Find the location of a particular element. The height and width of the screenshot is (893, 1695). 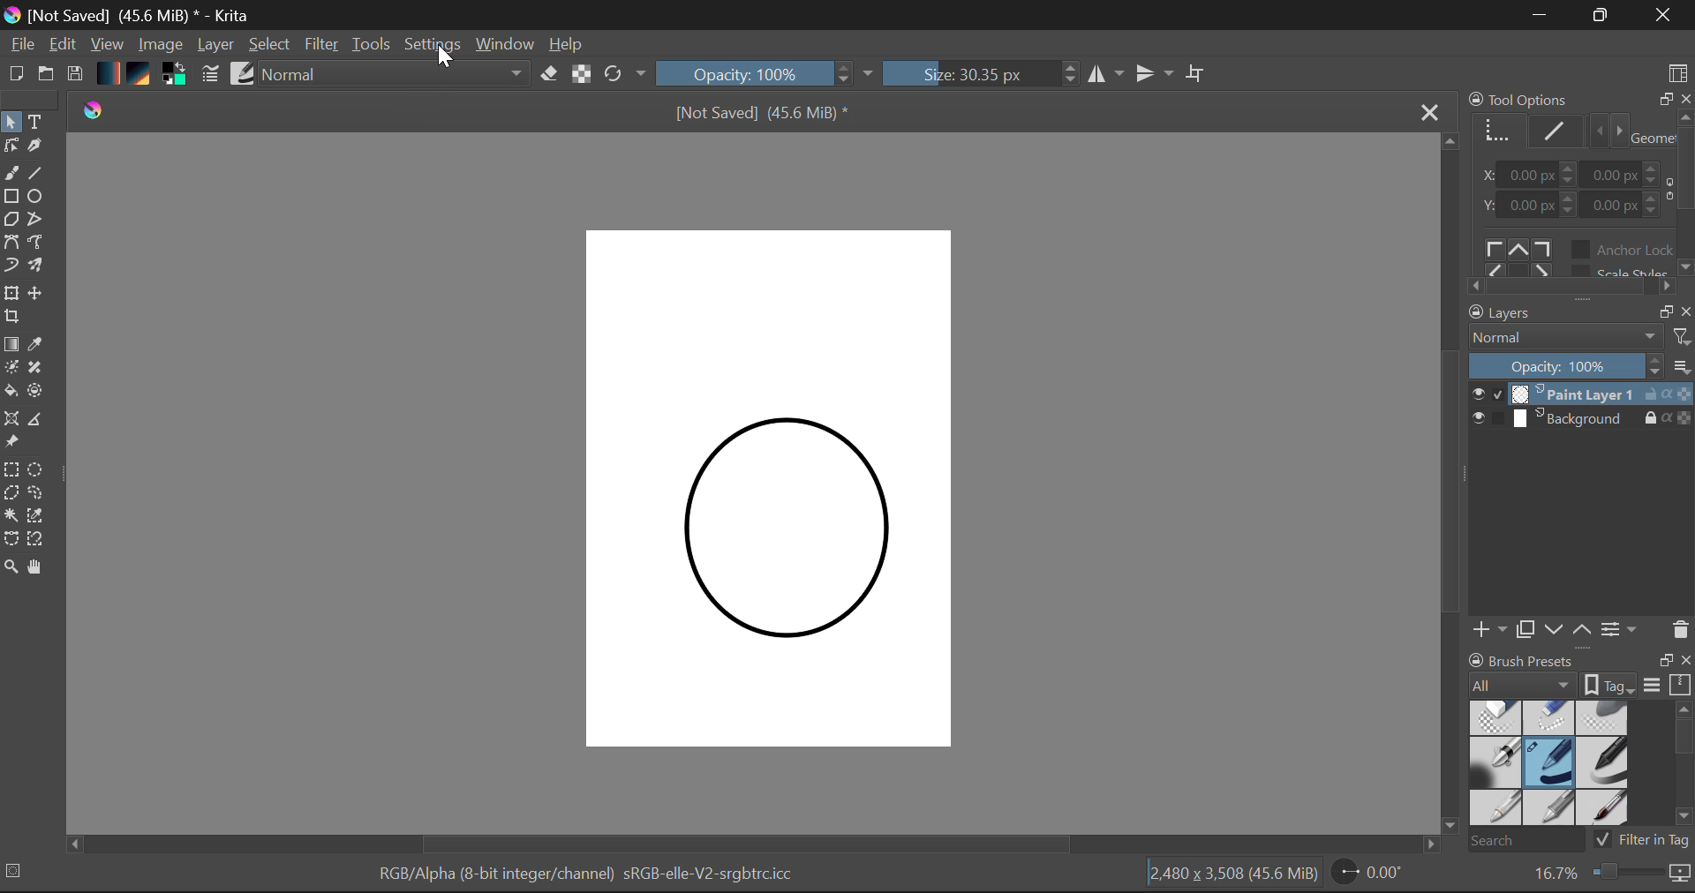

Lock Alpha is located at coordinates (581, 75).